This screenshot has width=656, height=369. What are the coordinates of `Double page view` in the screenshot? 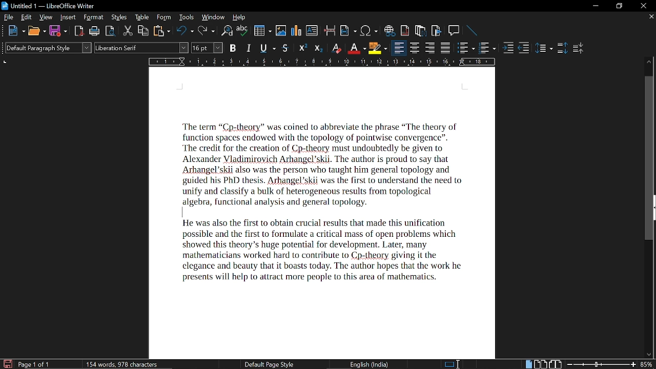 It's located at (541, 364).